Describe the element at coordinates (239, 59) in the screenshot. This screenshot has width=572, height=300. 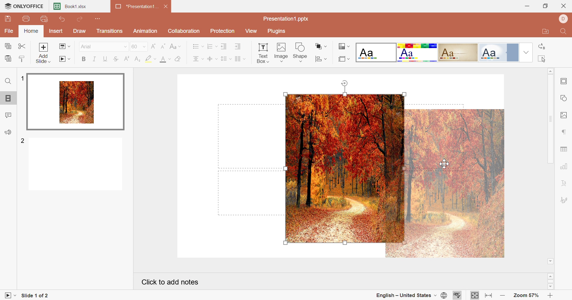
I see `Add columns` at that location.